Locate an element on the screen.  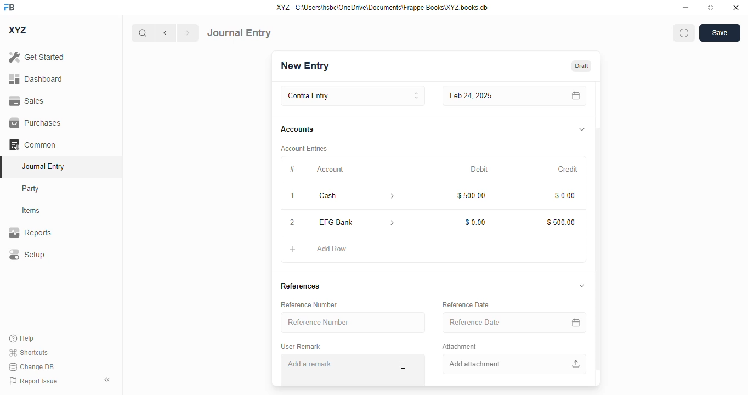
$500.00  is located at coordinates (471, 195).